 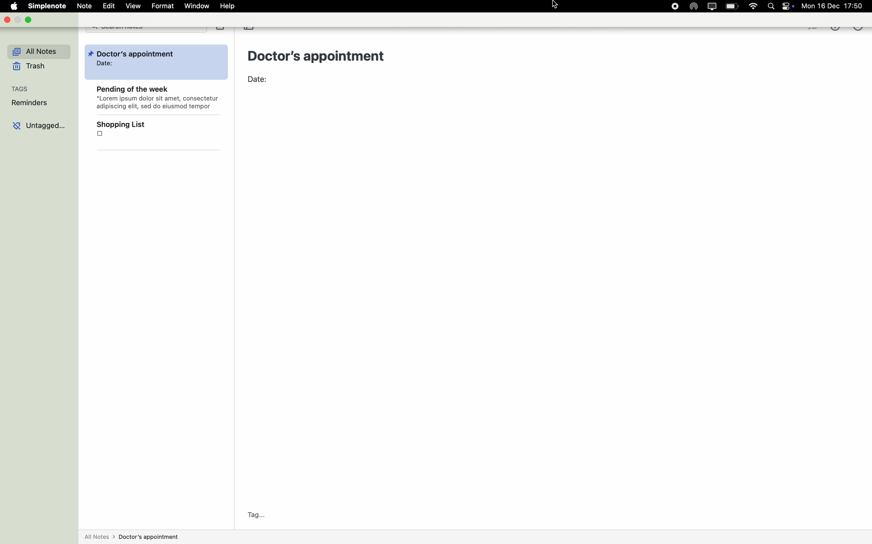 I want to click on Apple, so click(x=10, y=6).